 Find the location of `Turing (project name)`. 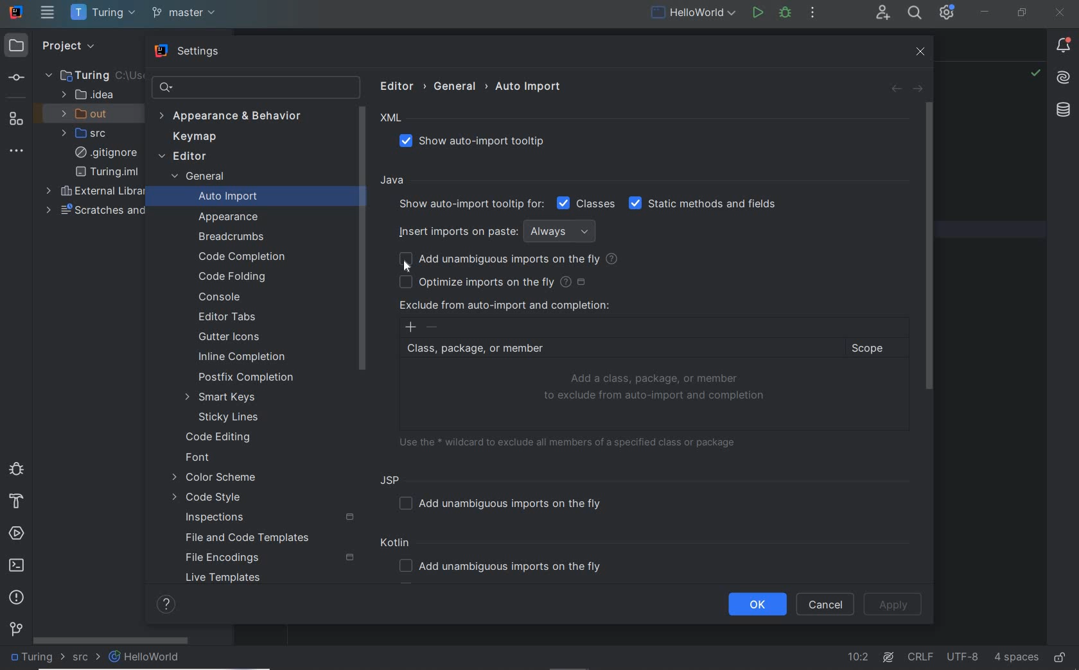

Turing (project name) is located at coordinates (37, 659).